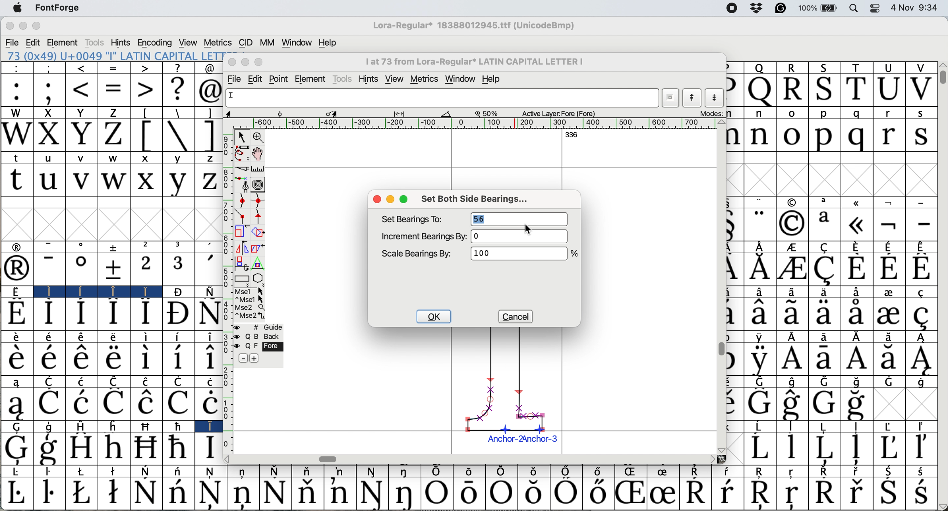 This screenshot has height=511, width=948. What do you see at coordinates (760, 246) in the screenshot?
I see `symbol` at bounding box center [760, 246].